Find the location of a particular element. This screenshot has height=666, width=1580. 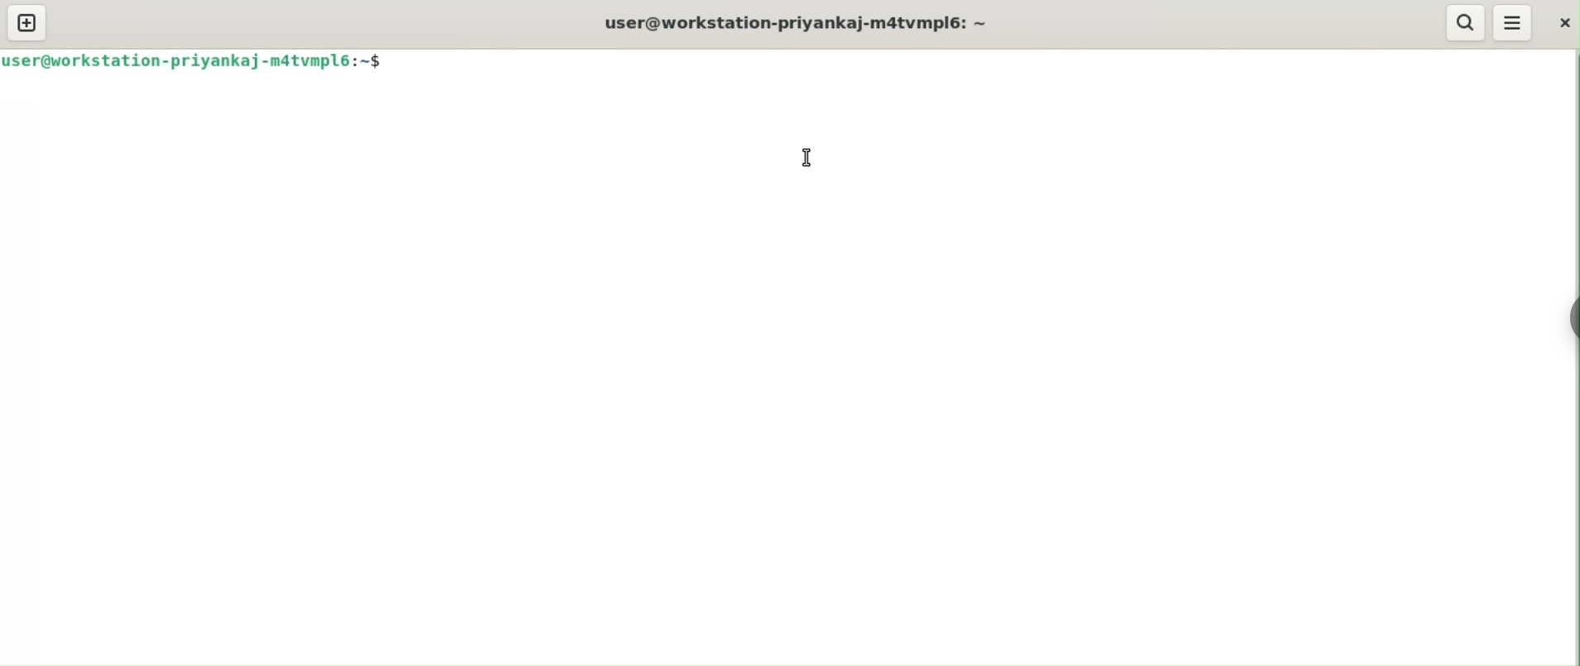

user@workstation-priyankaj-m4tvmpl6:- is located at coordinates (799, 19).